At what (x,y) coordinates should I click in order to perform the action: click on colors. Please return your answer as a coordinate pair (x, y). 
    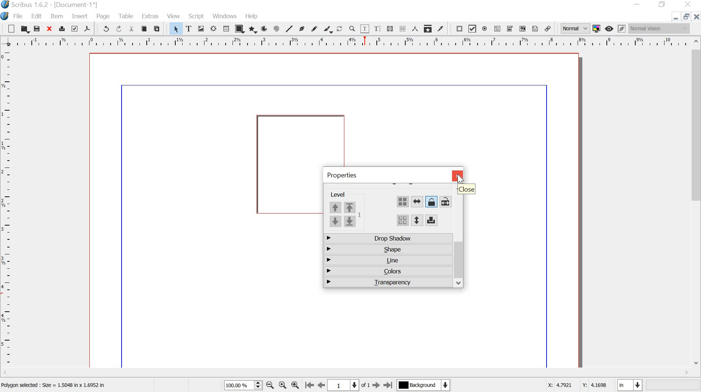
    Looking at the image, I should click on (387, 272).